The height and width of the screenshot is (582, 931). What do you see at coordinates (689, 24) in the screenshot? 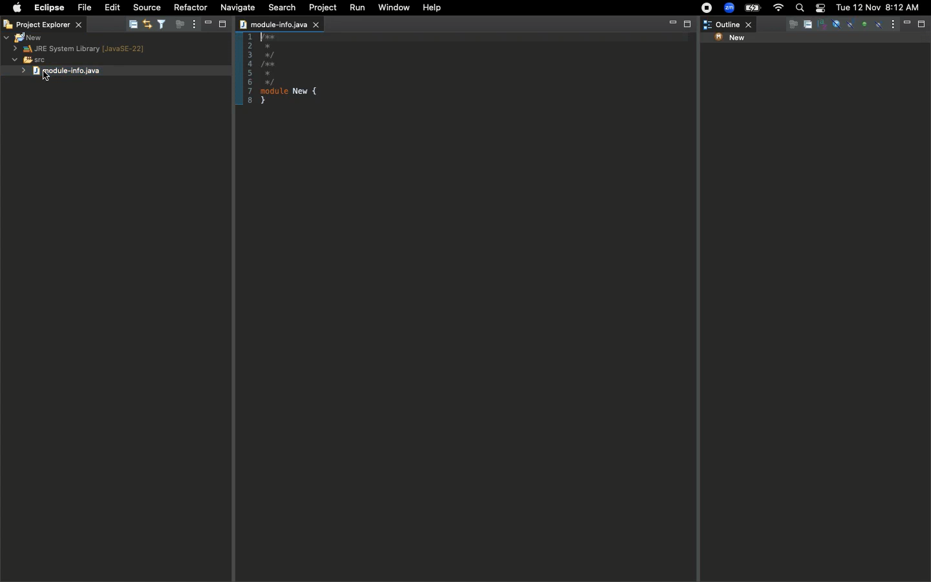
I see `Maximize` at bounding box center [689, 24].